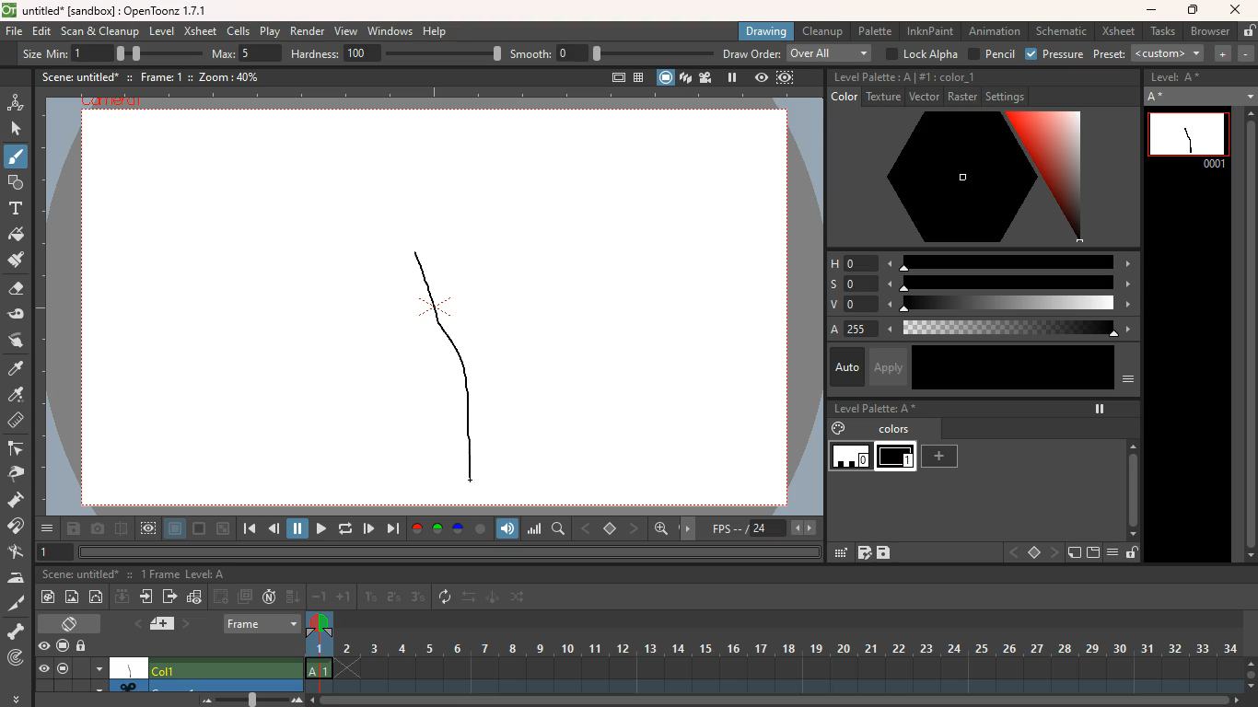  What do you see at coordinates (293, 597) in the screenshot?
I see `down` at bounding box center [293, 597].